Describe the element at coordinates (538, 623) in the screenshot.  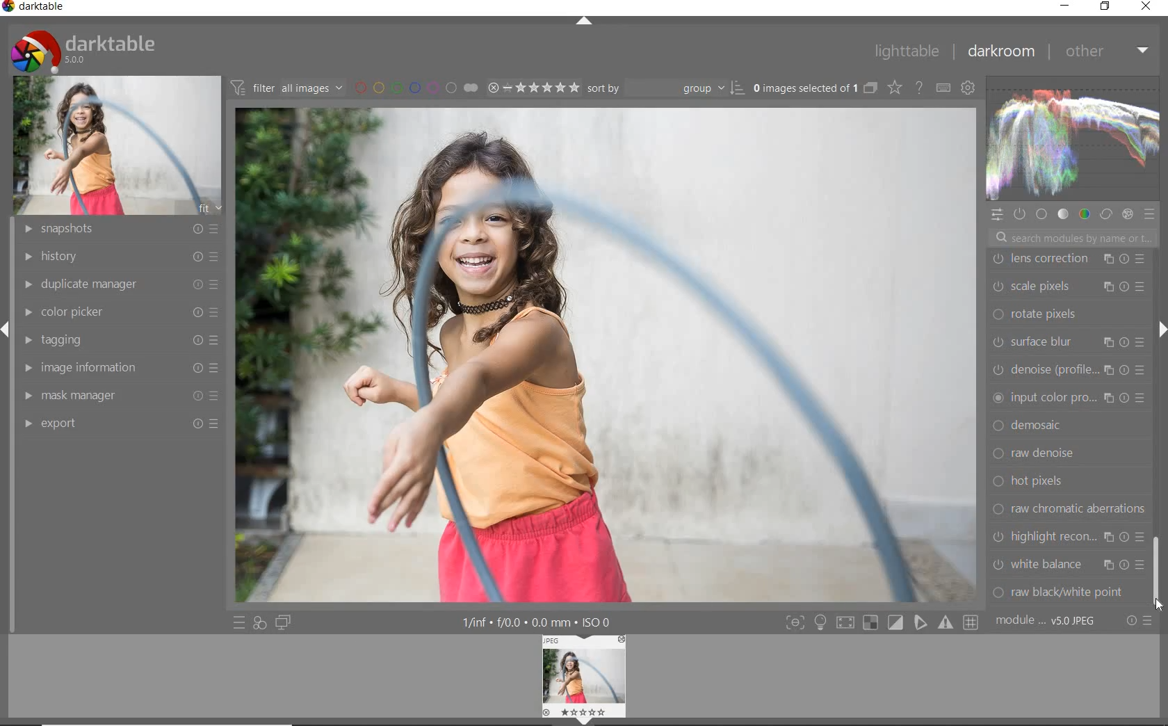
I see `other interface details` at that location.